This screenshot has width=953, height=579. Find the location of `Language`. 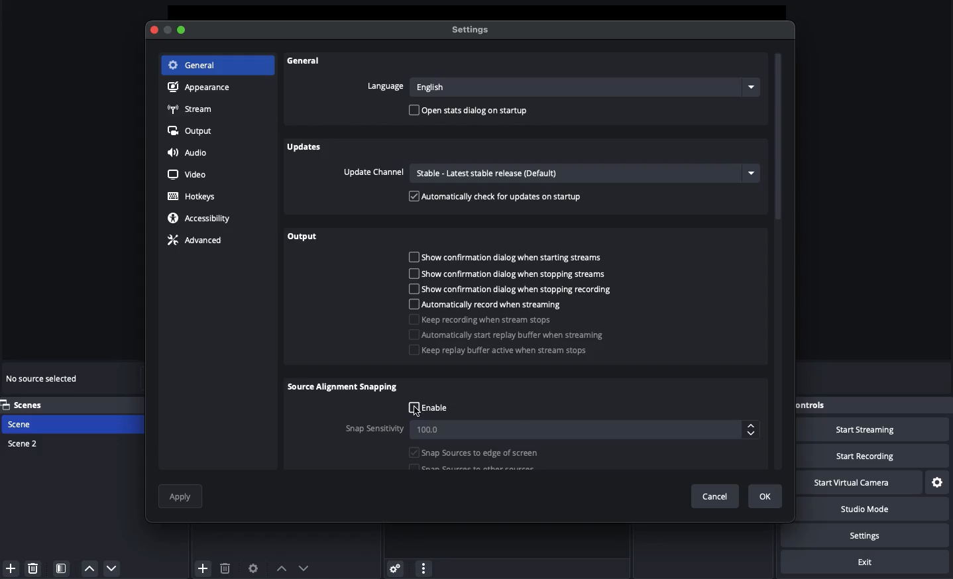

Language is located at coordinates (559, 86).